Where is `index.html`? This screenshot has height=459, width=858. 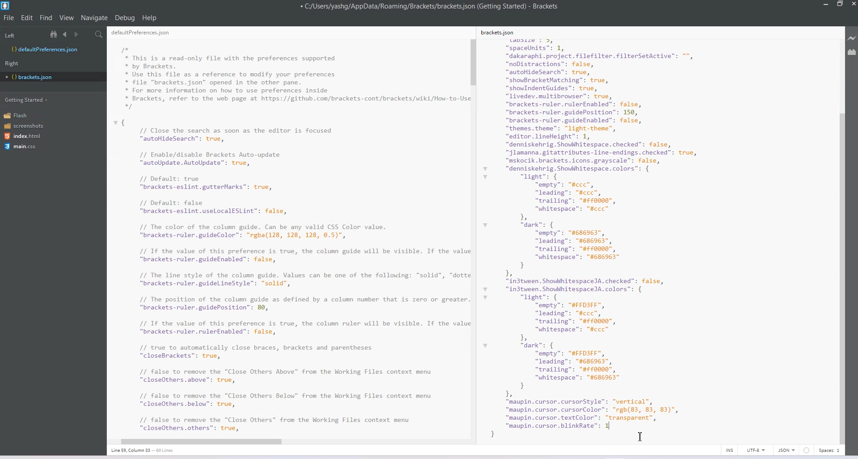 index.html is located at coordinates (25, 136).